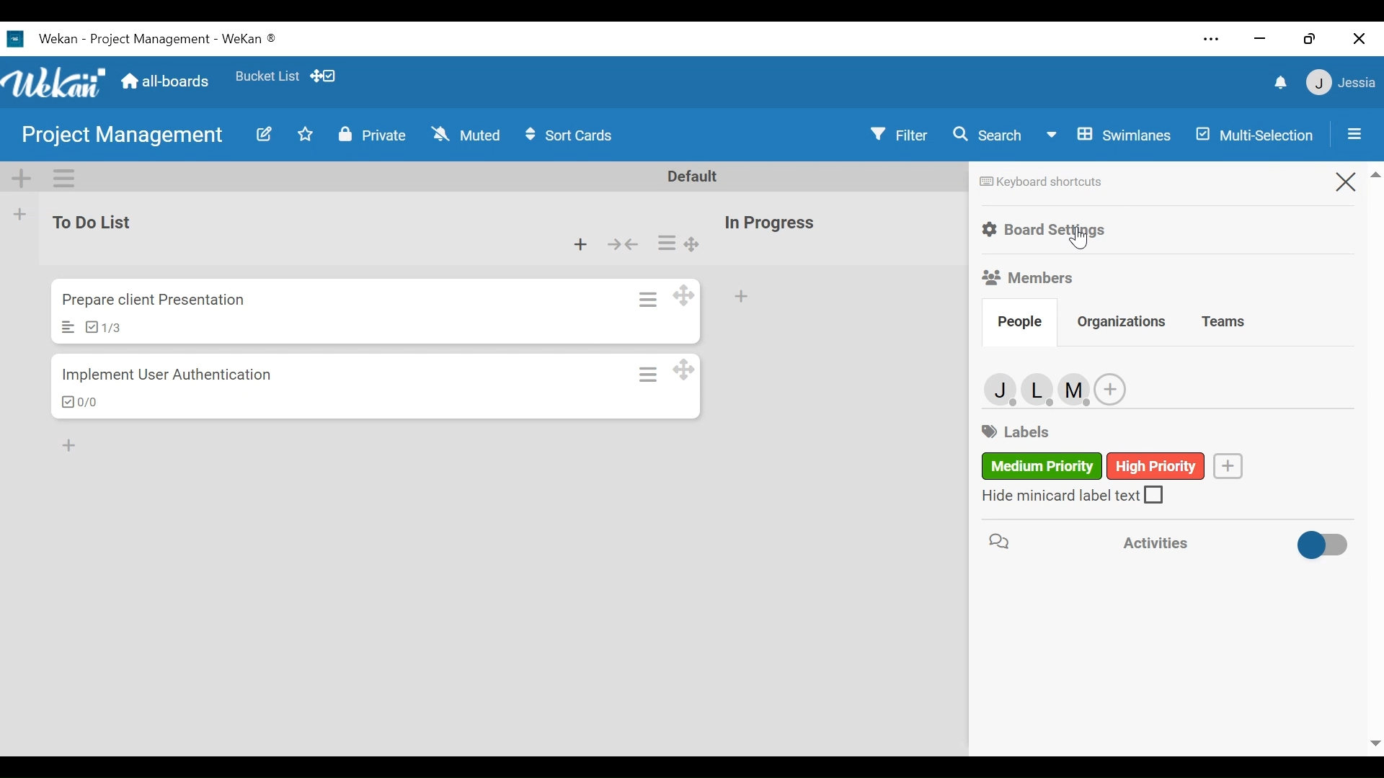 The height and width of the screenshot is (778, 1384). I want to click on Search, so click(989, 135).